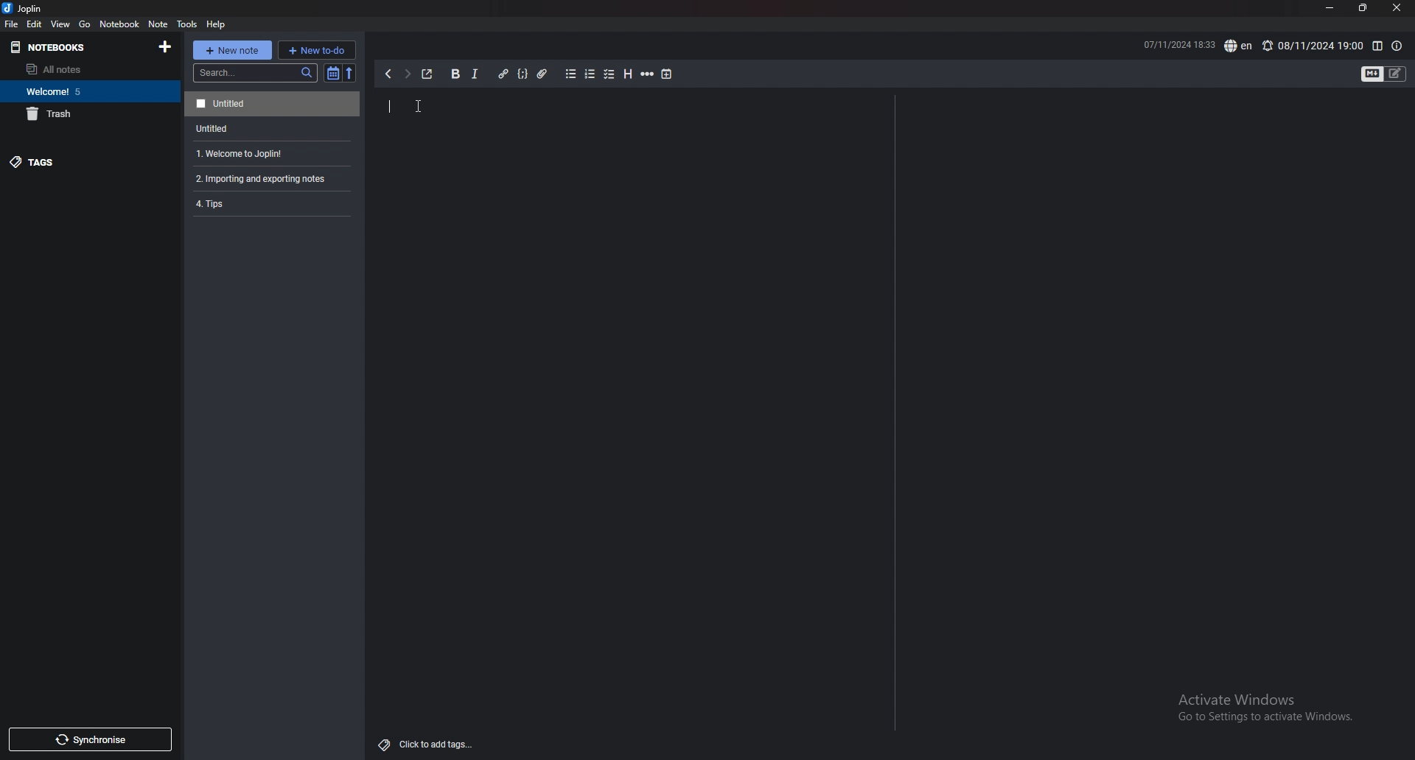 This screenshot has height=760, width=1415. I want to click on minimize, so click(1330, 8).